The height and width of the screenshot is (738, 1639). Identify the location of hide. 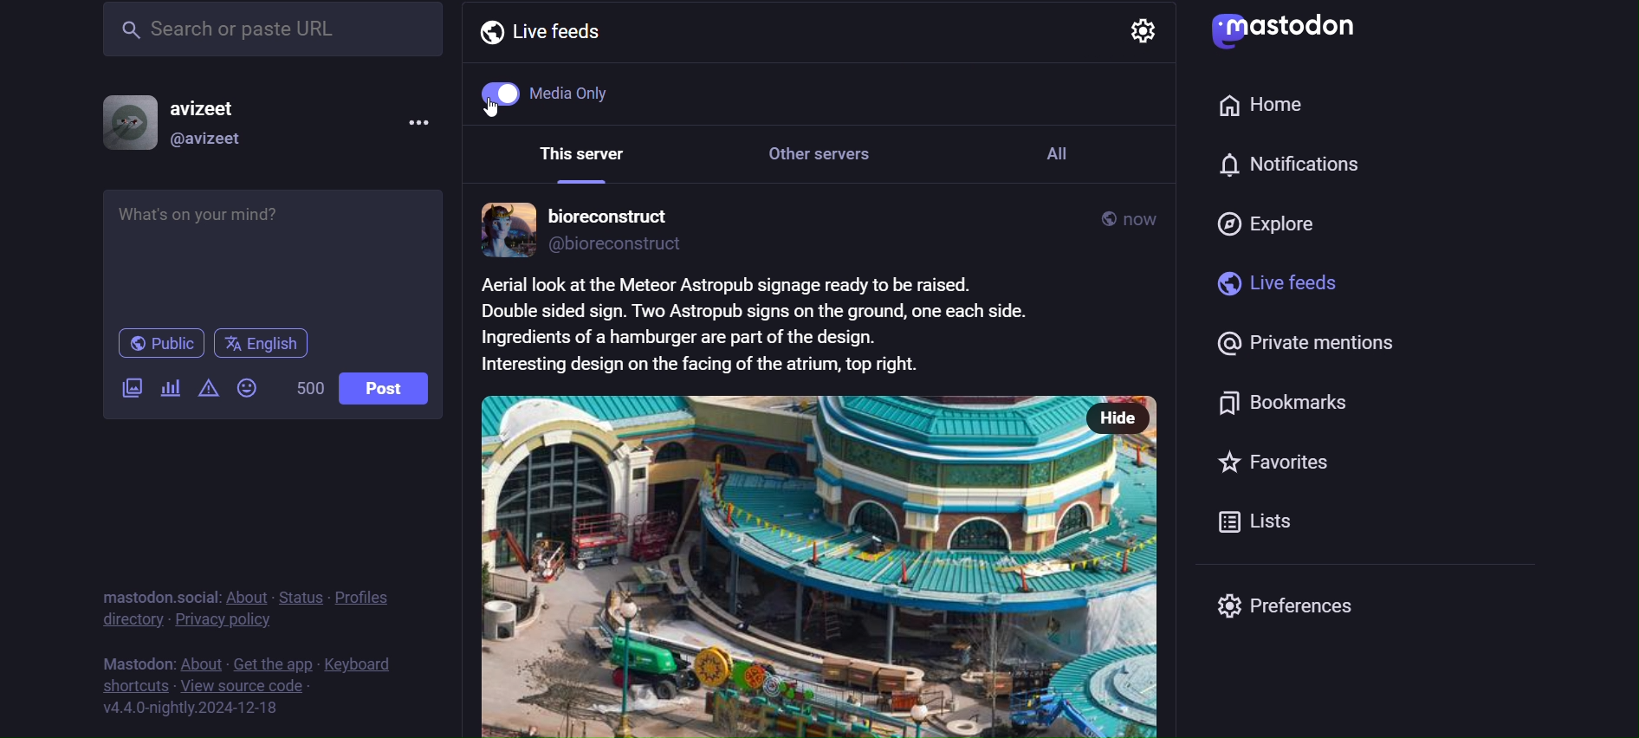
(1119, 418).